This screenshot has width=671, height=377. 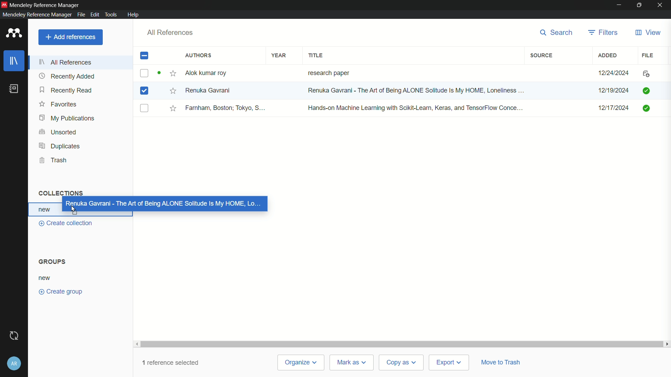 What do you see at coordinates (59, 132) in the screenshot?
I see `unsorted` at bounding box center [59, 132].